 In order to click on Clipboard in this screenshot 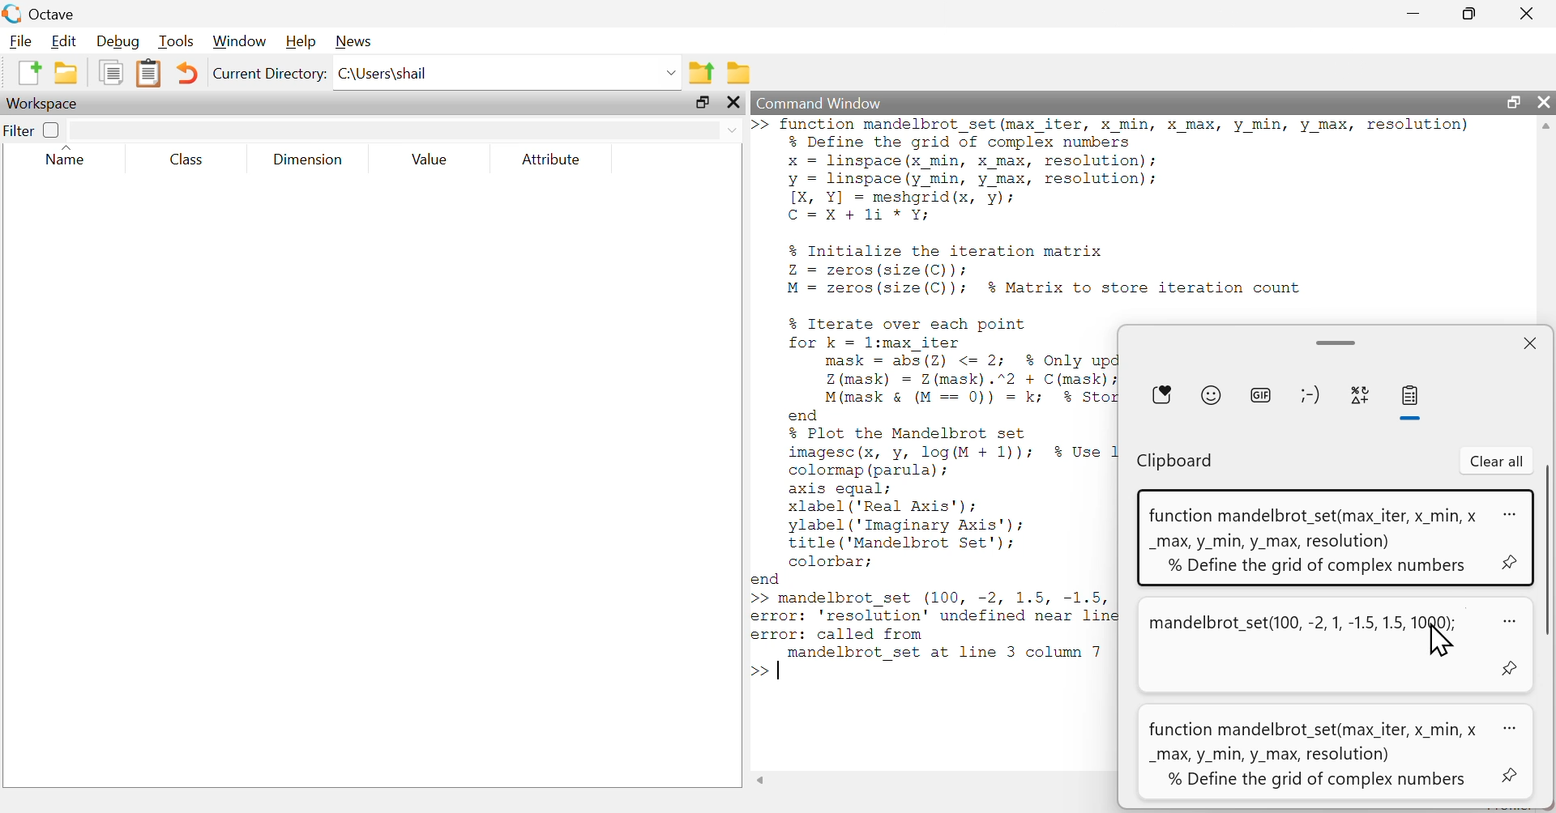, I will do `click(1174, 461)`.